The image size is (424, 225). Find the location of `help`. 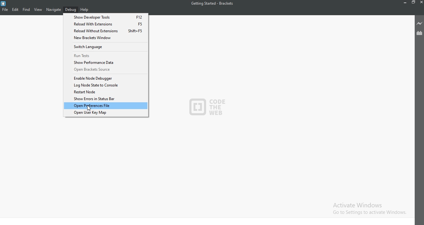

help is located at coordinates (84, 10).